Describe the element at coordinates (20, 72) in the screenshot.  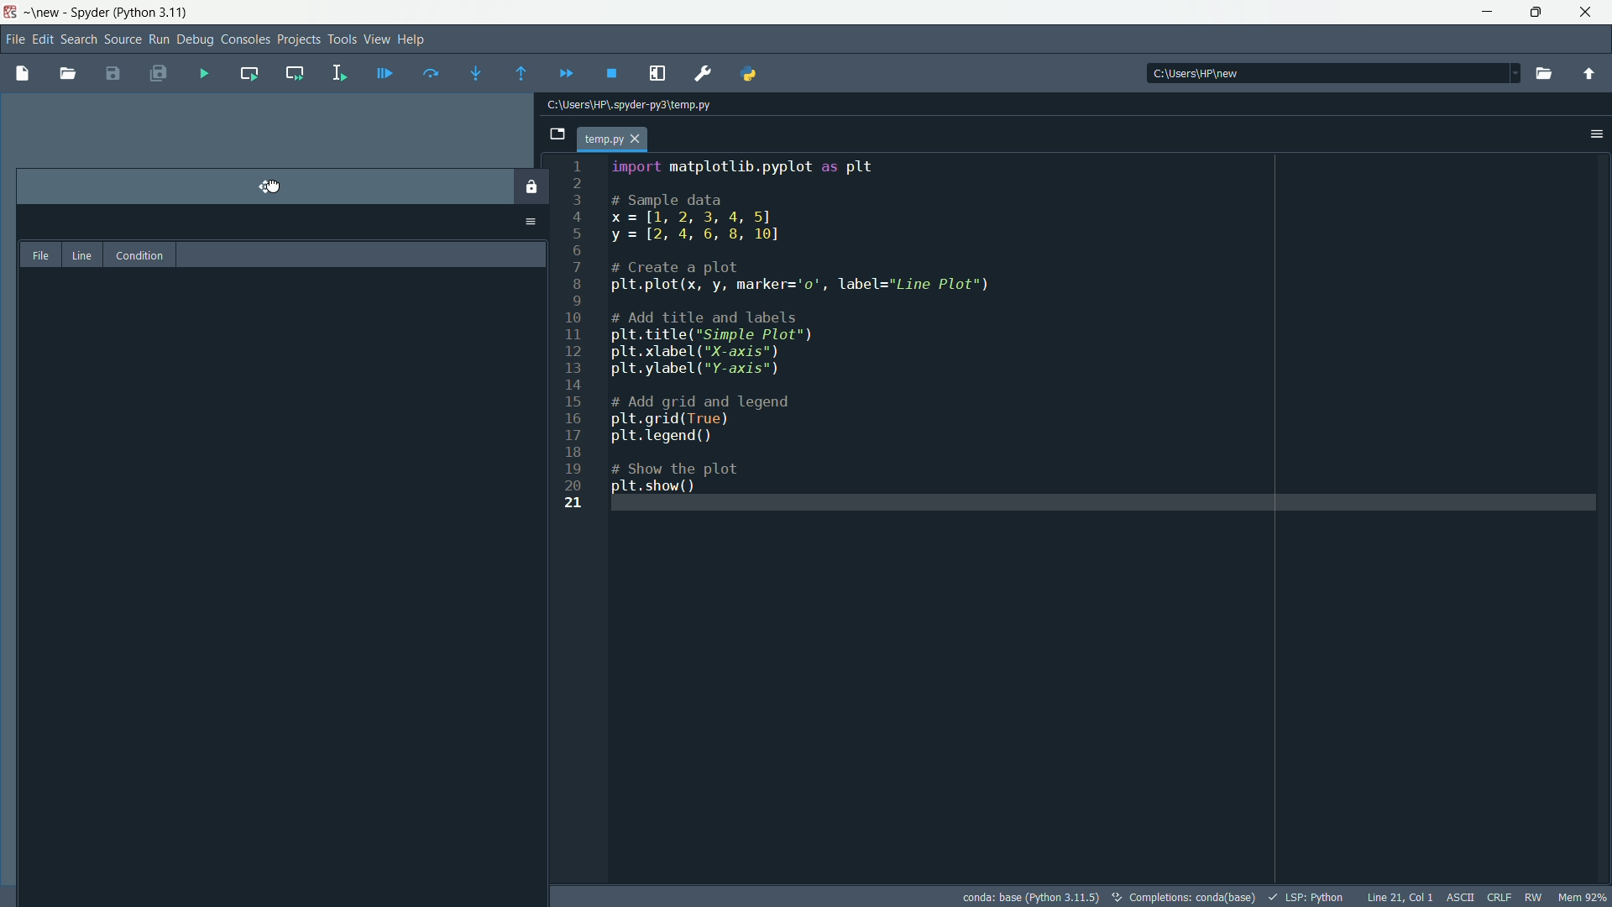
I see `new file` at that location.